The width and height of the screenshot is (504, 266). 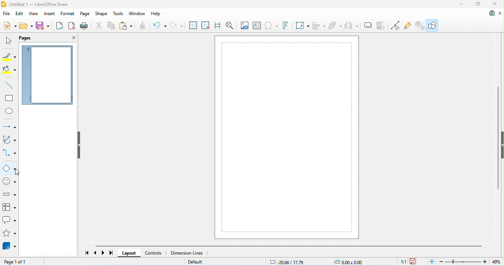 What do you see at coordinates (289, 262) in the screenshot?
I see `cursor position` at bounding box center [289, 262].